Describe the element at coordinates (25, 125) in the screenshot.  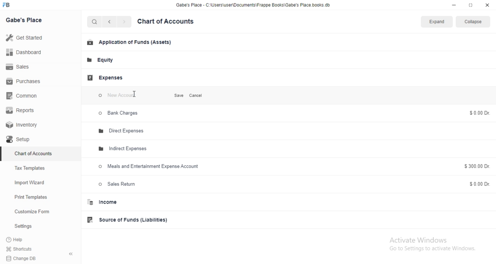
I see `Inventory` at that location.